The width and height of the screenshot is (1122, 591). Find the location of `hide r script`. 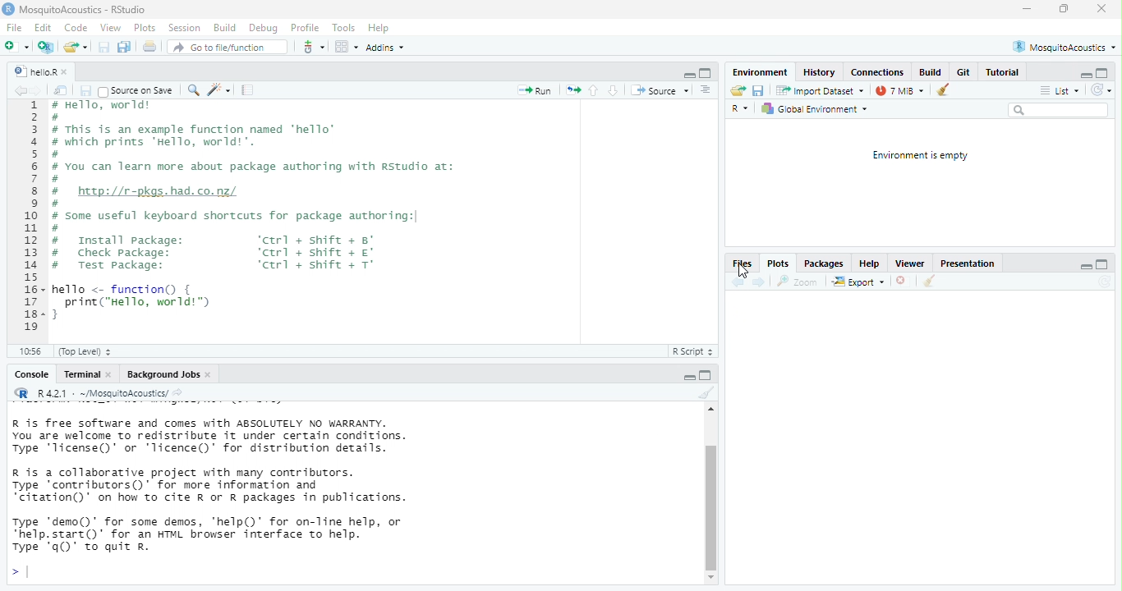

hide r script is located at coordinates (686, 72).